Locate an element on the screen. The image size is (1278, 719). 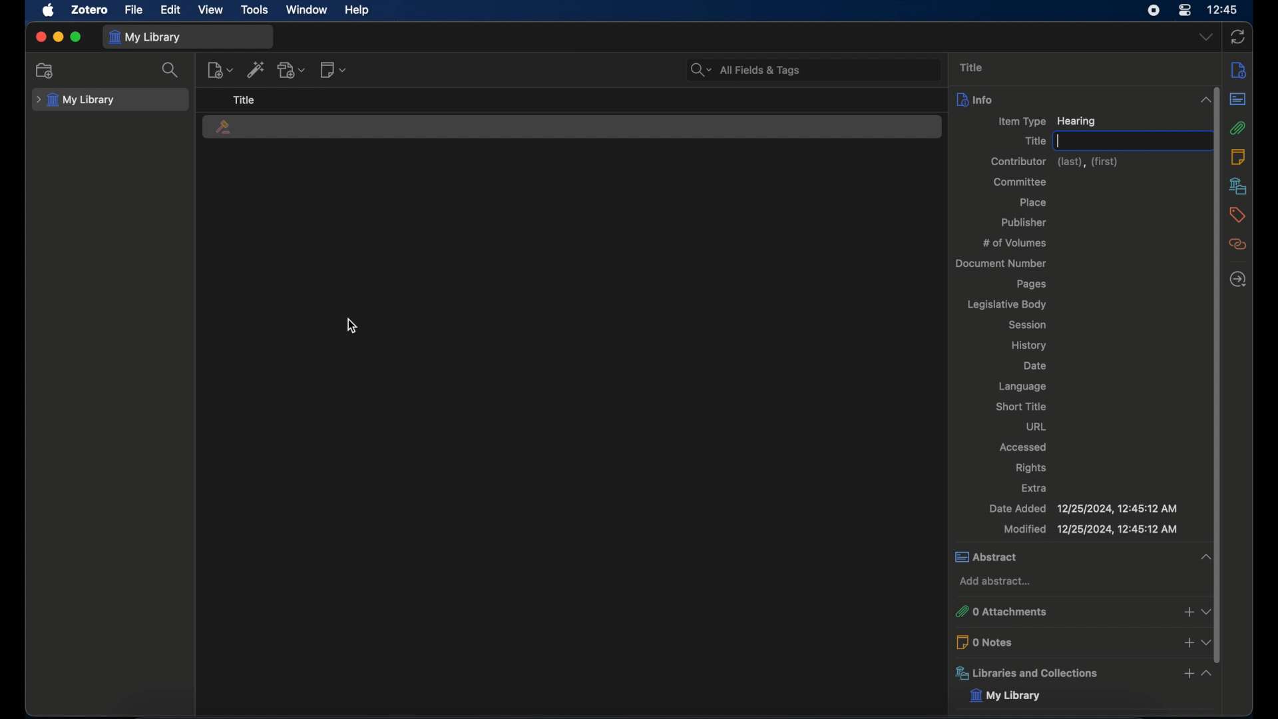
search is located at coordinates (170, 70).